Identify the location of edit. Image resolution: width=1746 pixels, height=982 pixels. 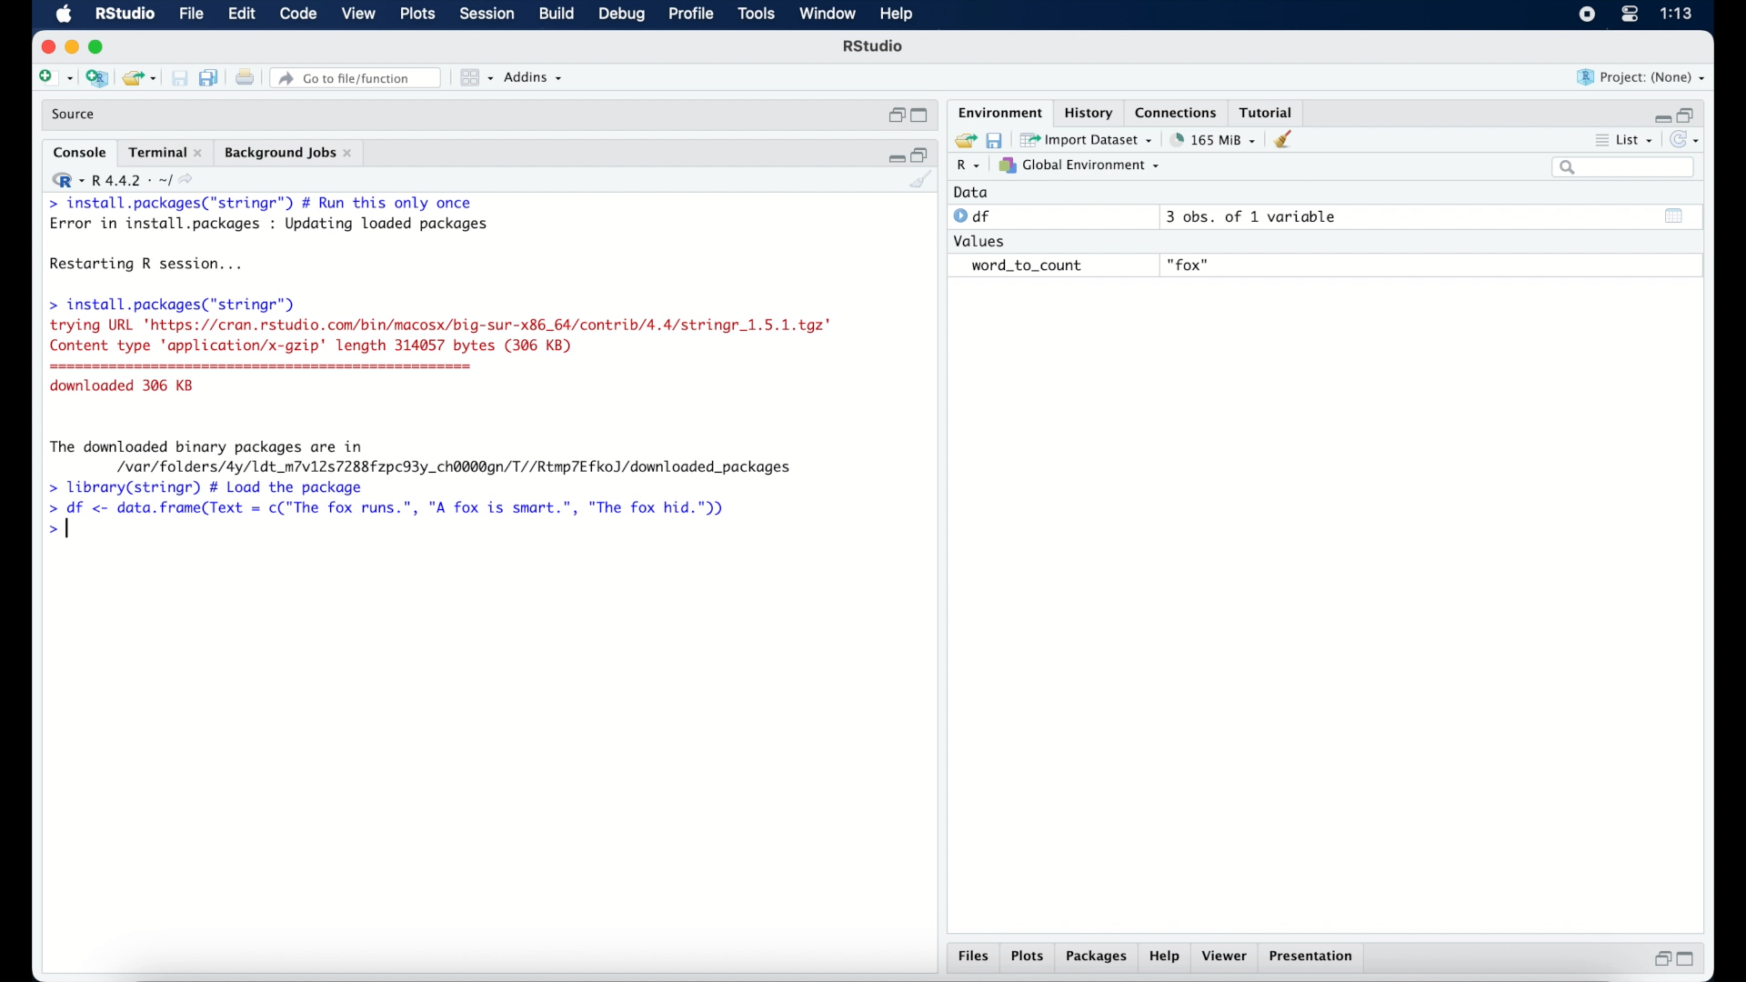
(241, 15).